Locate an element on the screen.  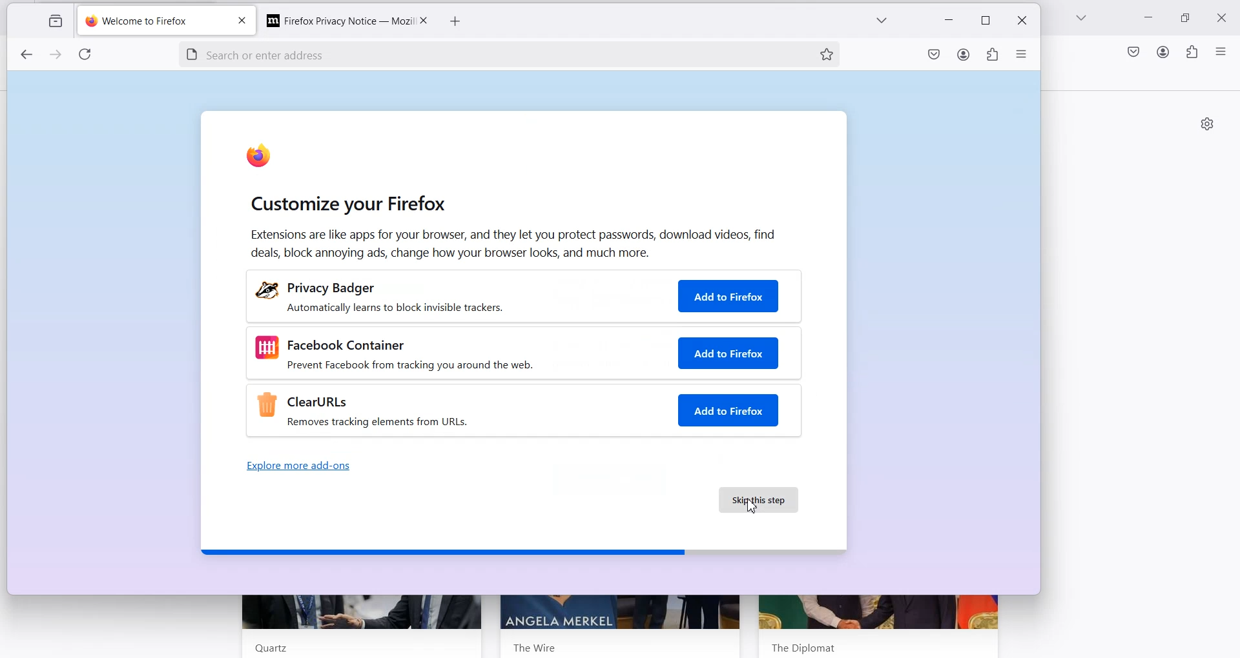
ClearURLs is located at coordinates (319, 402).